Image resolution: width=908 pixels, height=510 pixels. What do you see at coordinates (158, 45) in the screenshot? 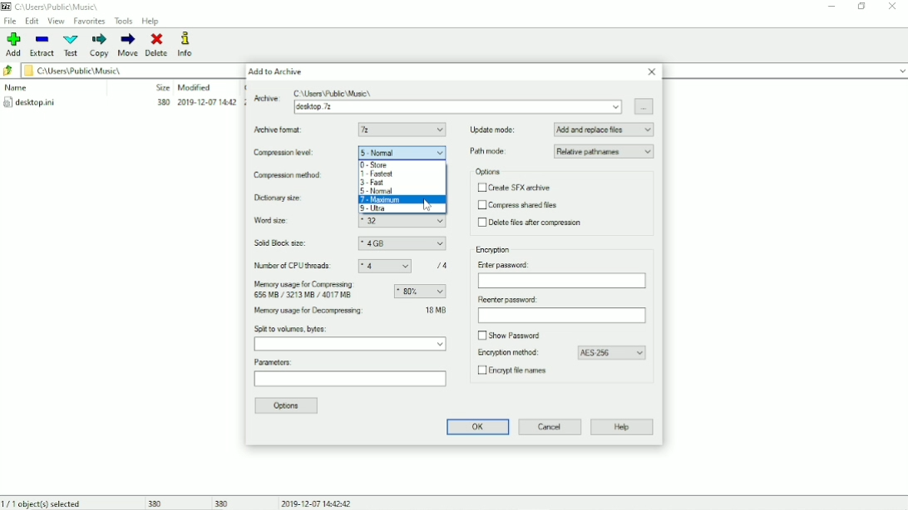
I see `Delete ` at bounding box center [158, 45].